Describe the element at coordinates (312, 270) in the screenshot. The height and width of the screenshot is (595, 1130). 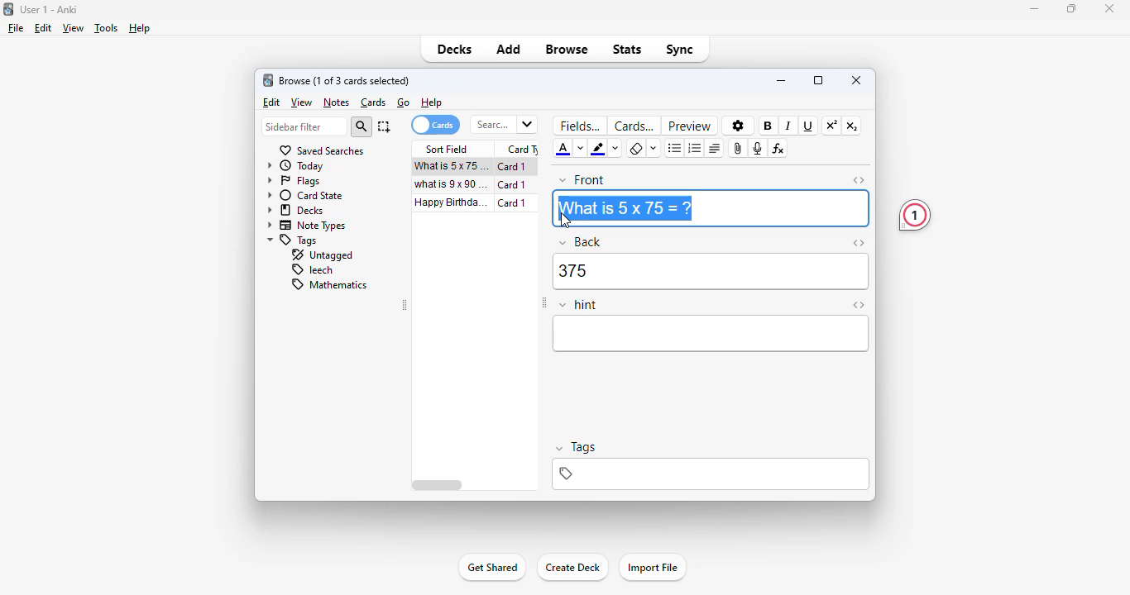
I see `leech` at that location.